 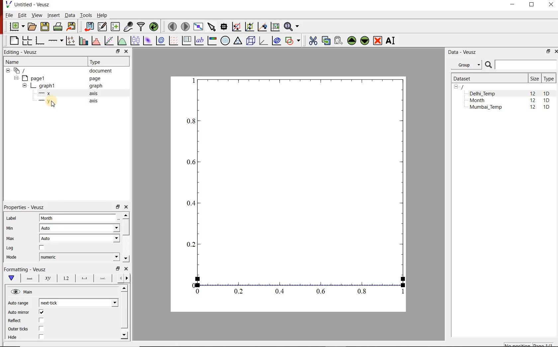 I want to click on restore, so click(x=118, y=51).